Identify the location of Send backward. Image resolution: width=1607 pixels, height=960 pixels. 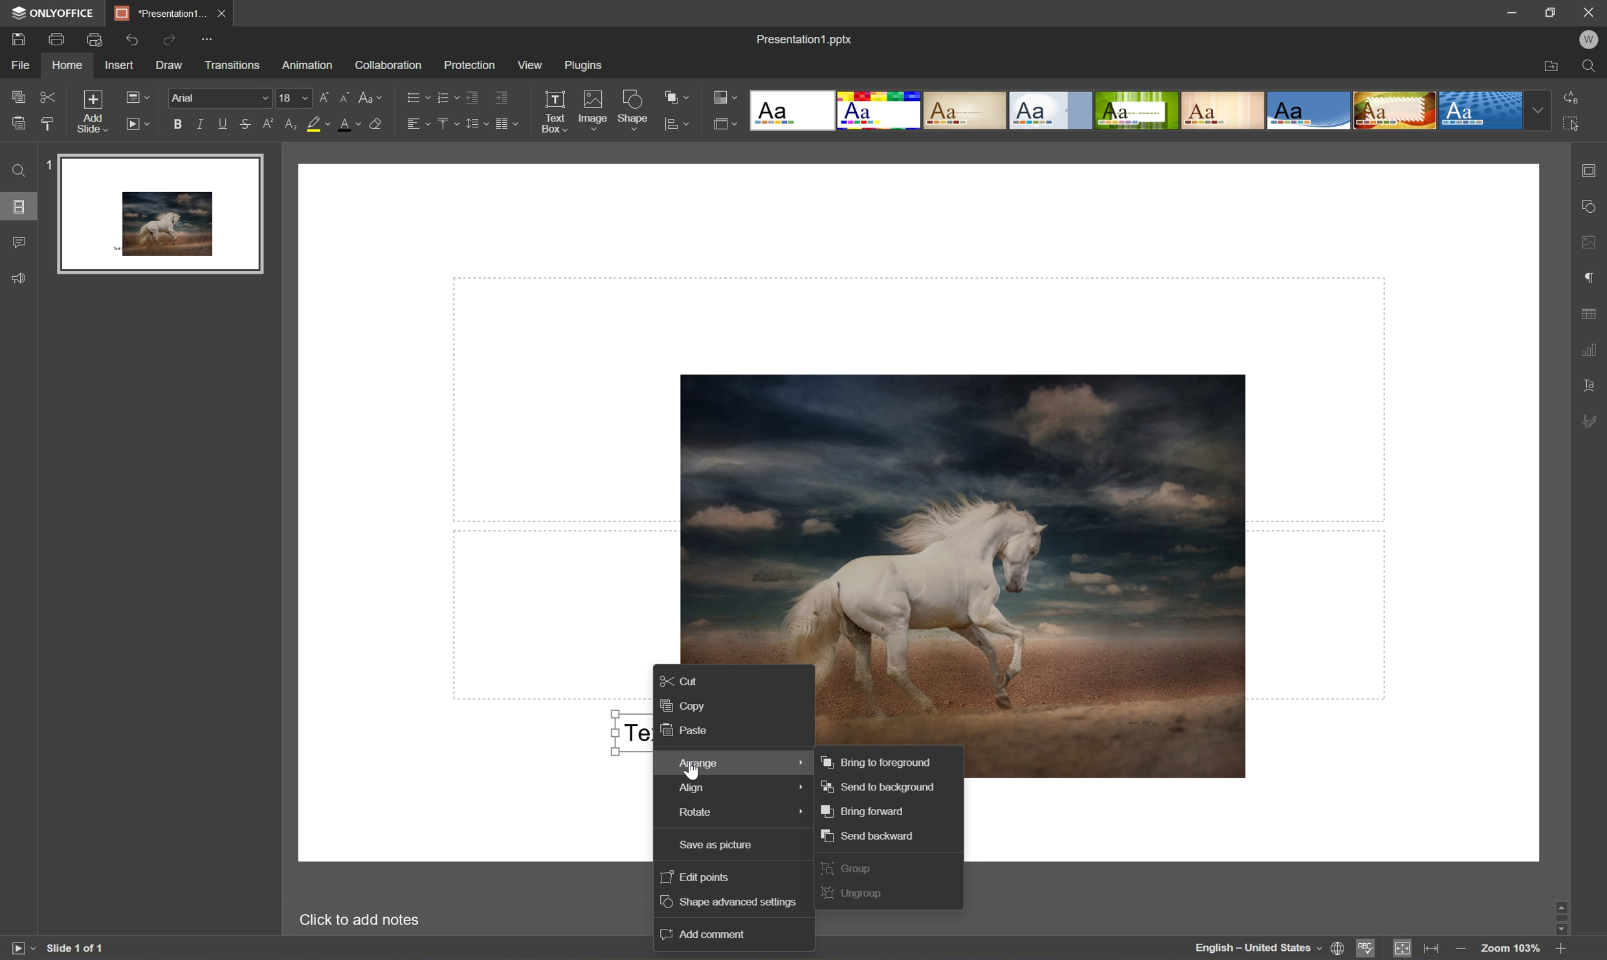
(870, 835).